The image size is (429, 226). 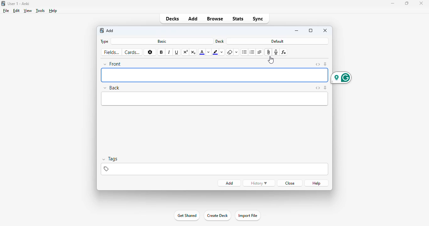 I want to click on select formatting to remove, so click(x=236, y=52).